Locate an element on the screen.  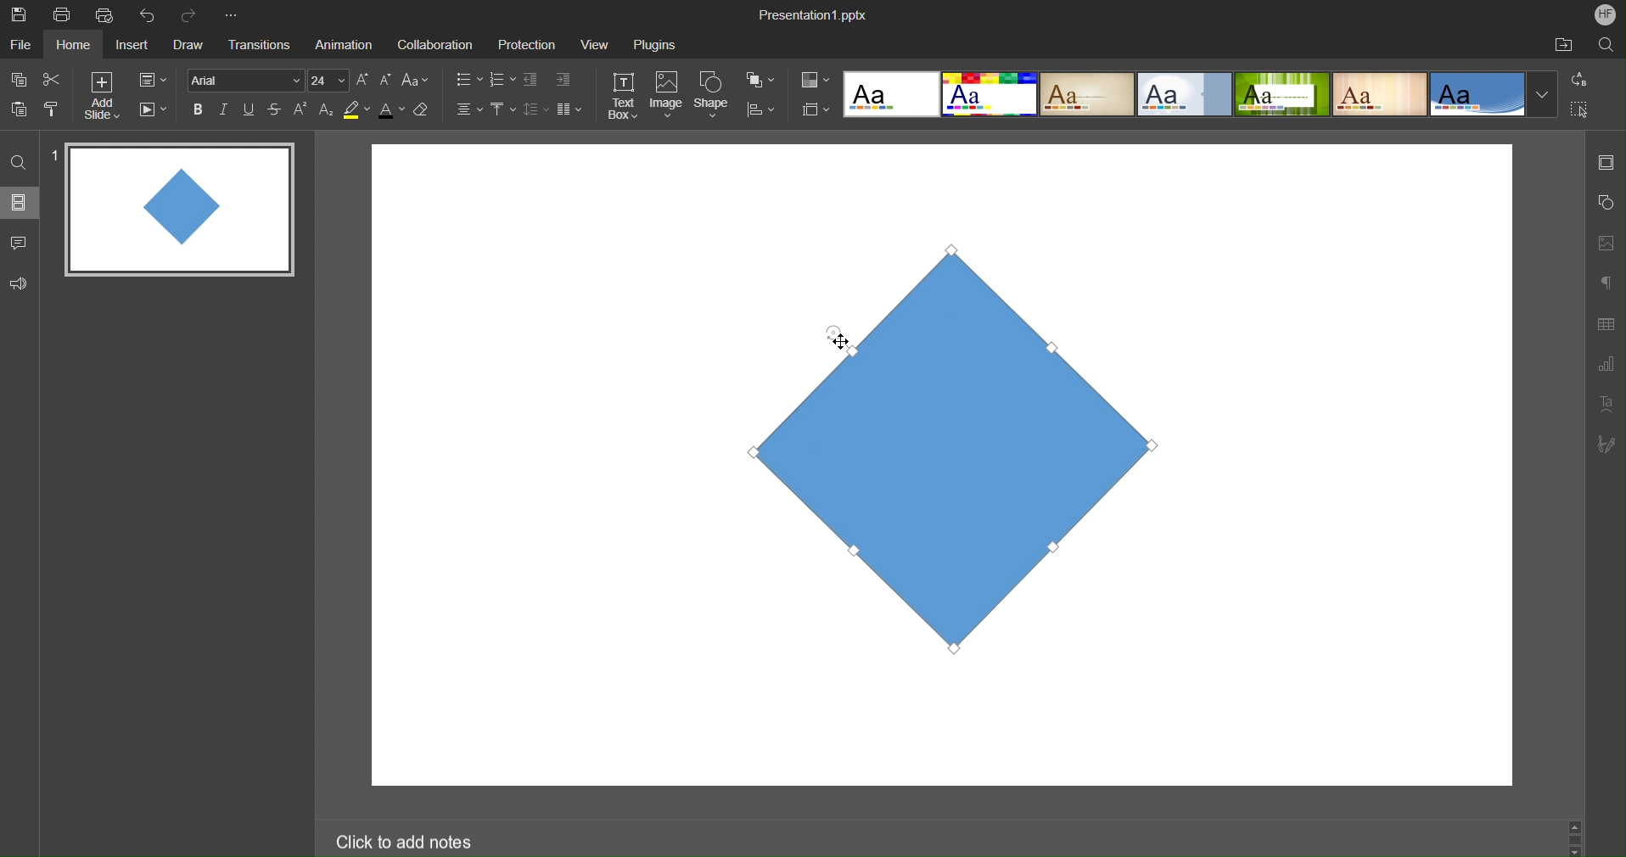
Paragraph Settings is located at coordinates (1604, 283).